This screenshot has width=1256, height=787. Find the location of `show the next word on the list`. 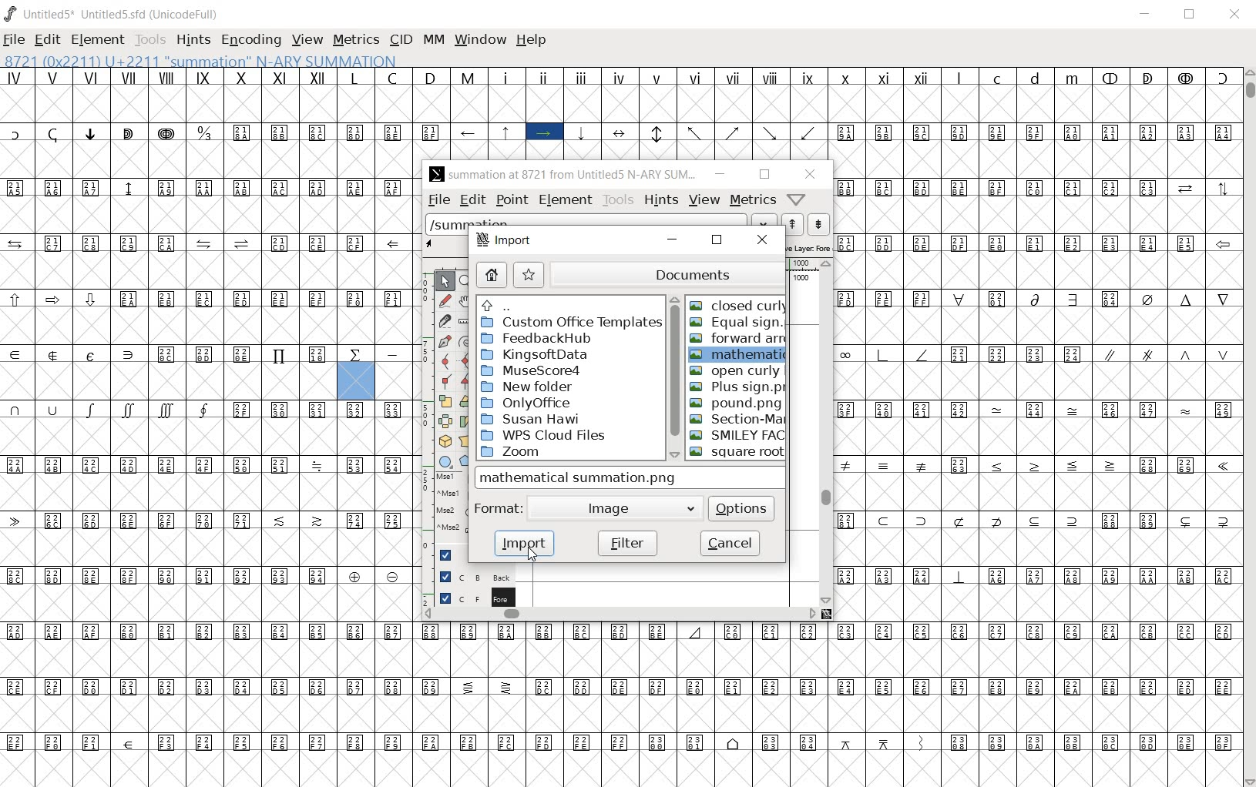

show the next word on the list is located at coordinates (794, 224).